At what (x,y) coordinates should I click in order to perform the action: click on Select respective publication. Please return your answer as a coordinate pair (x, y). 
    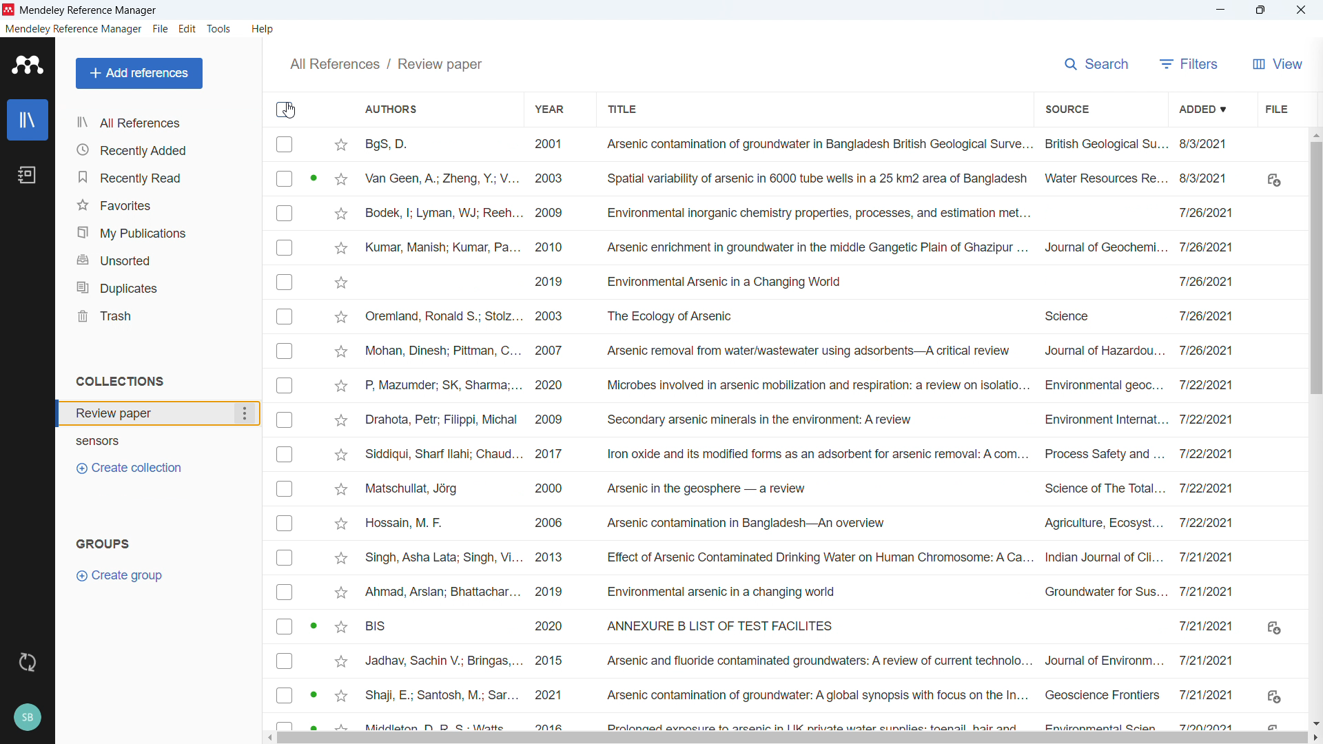
    Looking at the image, I should click on (285, 351).